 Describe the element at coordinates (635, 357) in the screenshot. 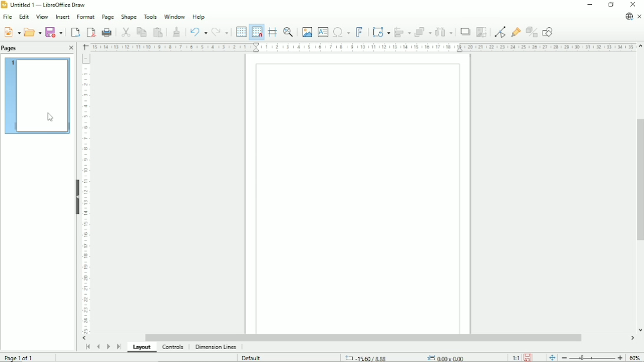

I see `Zoom factor` at that location.